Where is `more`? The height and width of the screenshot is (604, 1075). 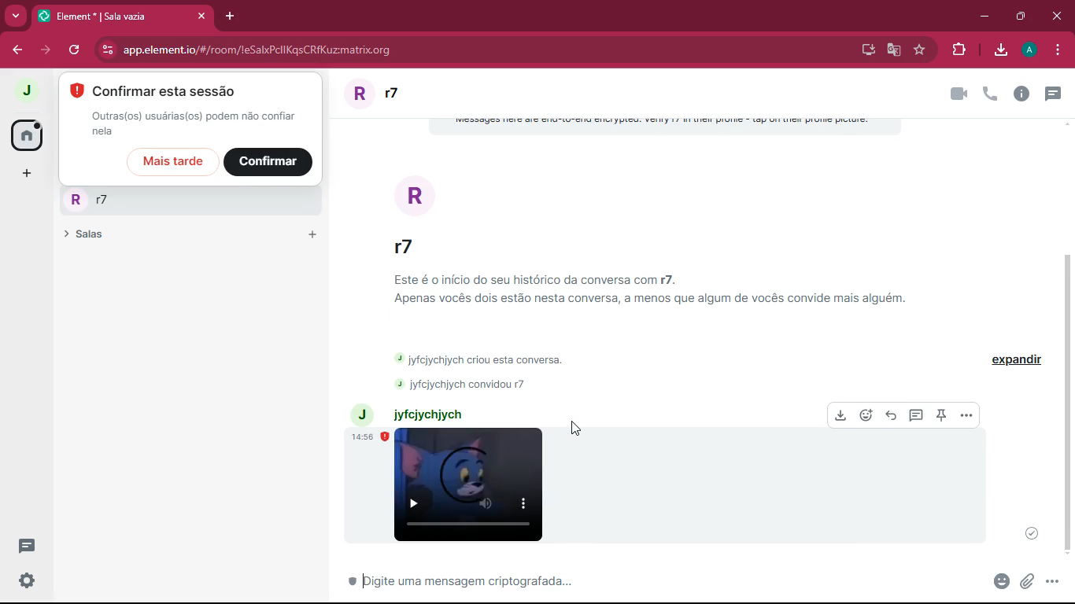
more is located at coordinates (24, 174).